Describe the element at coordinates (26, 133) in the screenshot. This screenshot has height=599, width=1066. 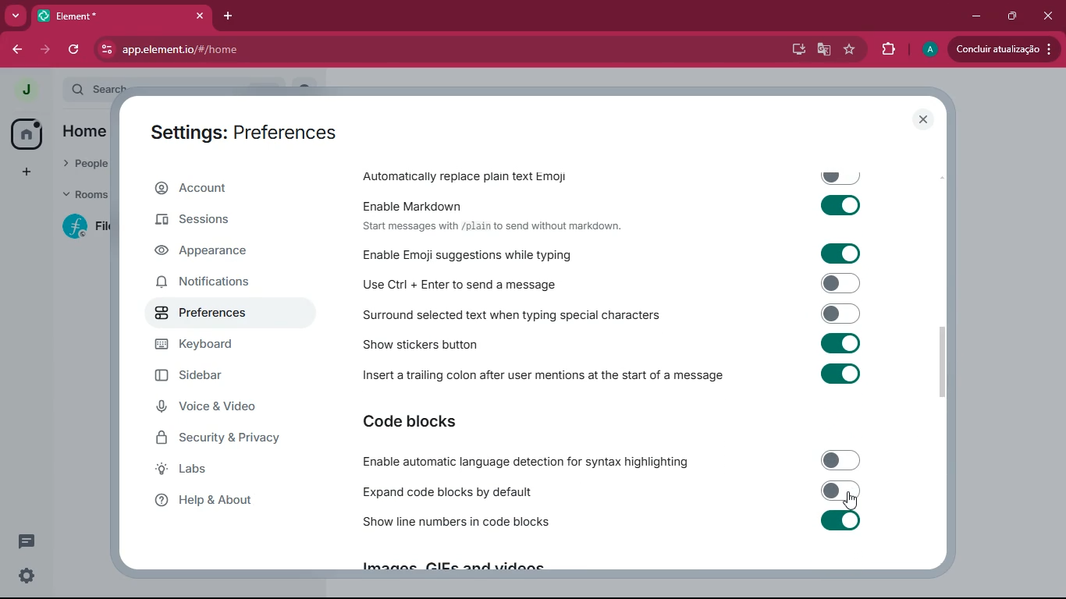
I see `home` at that location.